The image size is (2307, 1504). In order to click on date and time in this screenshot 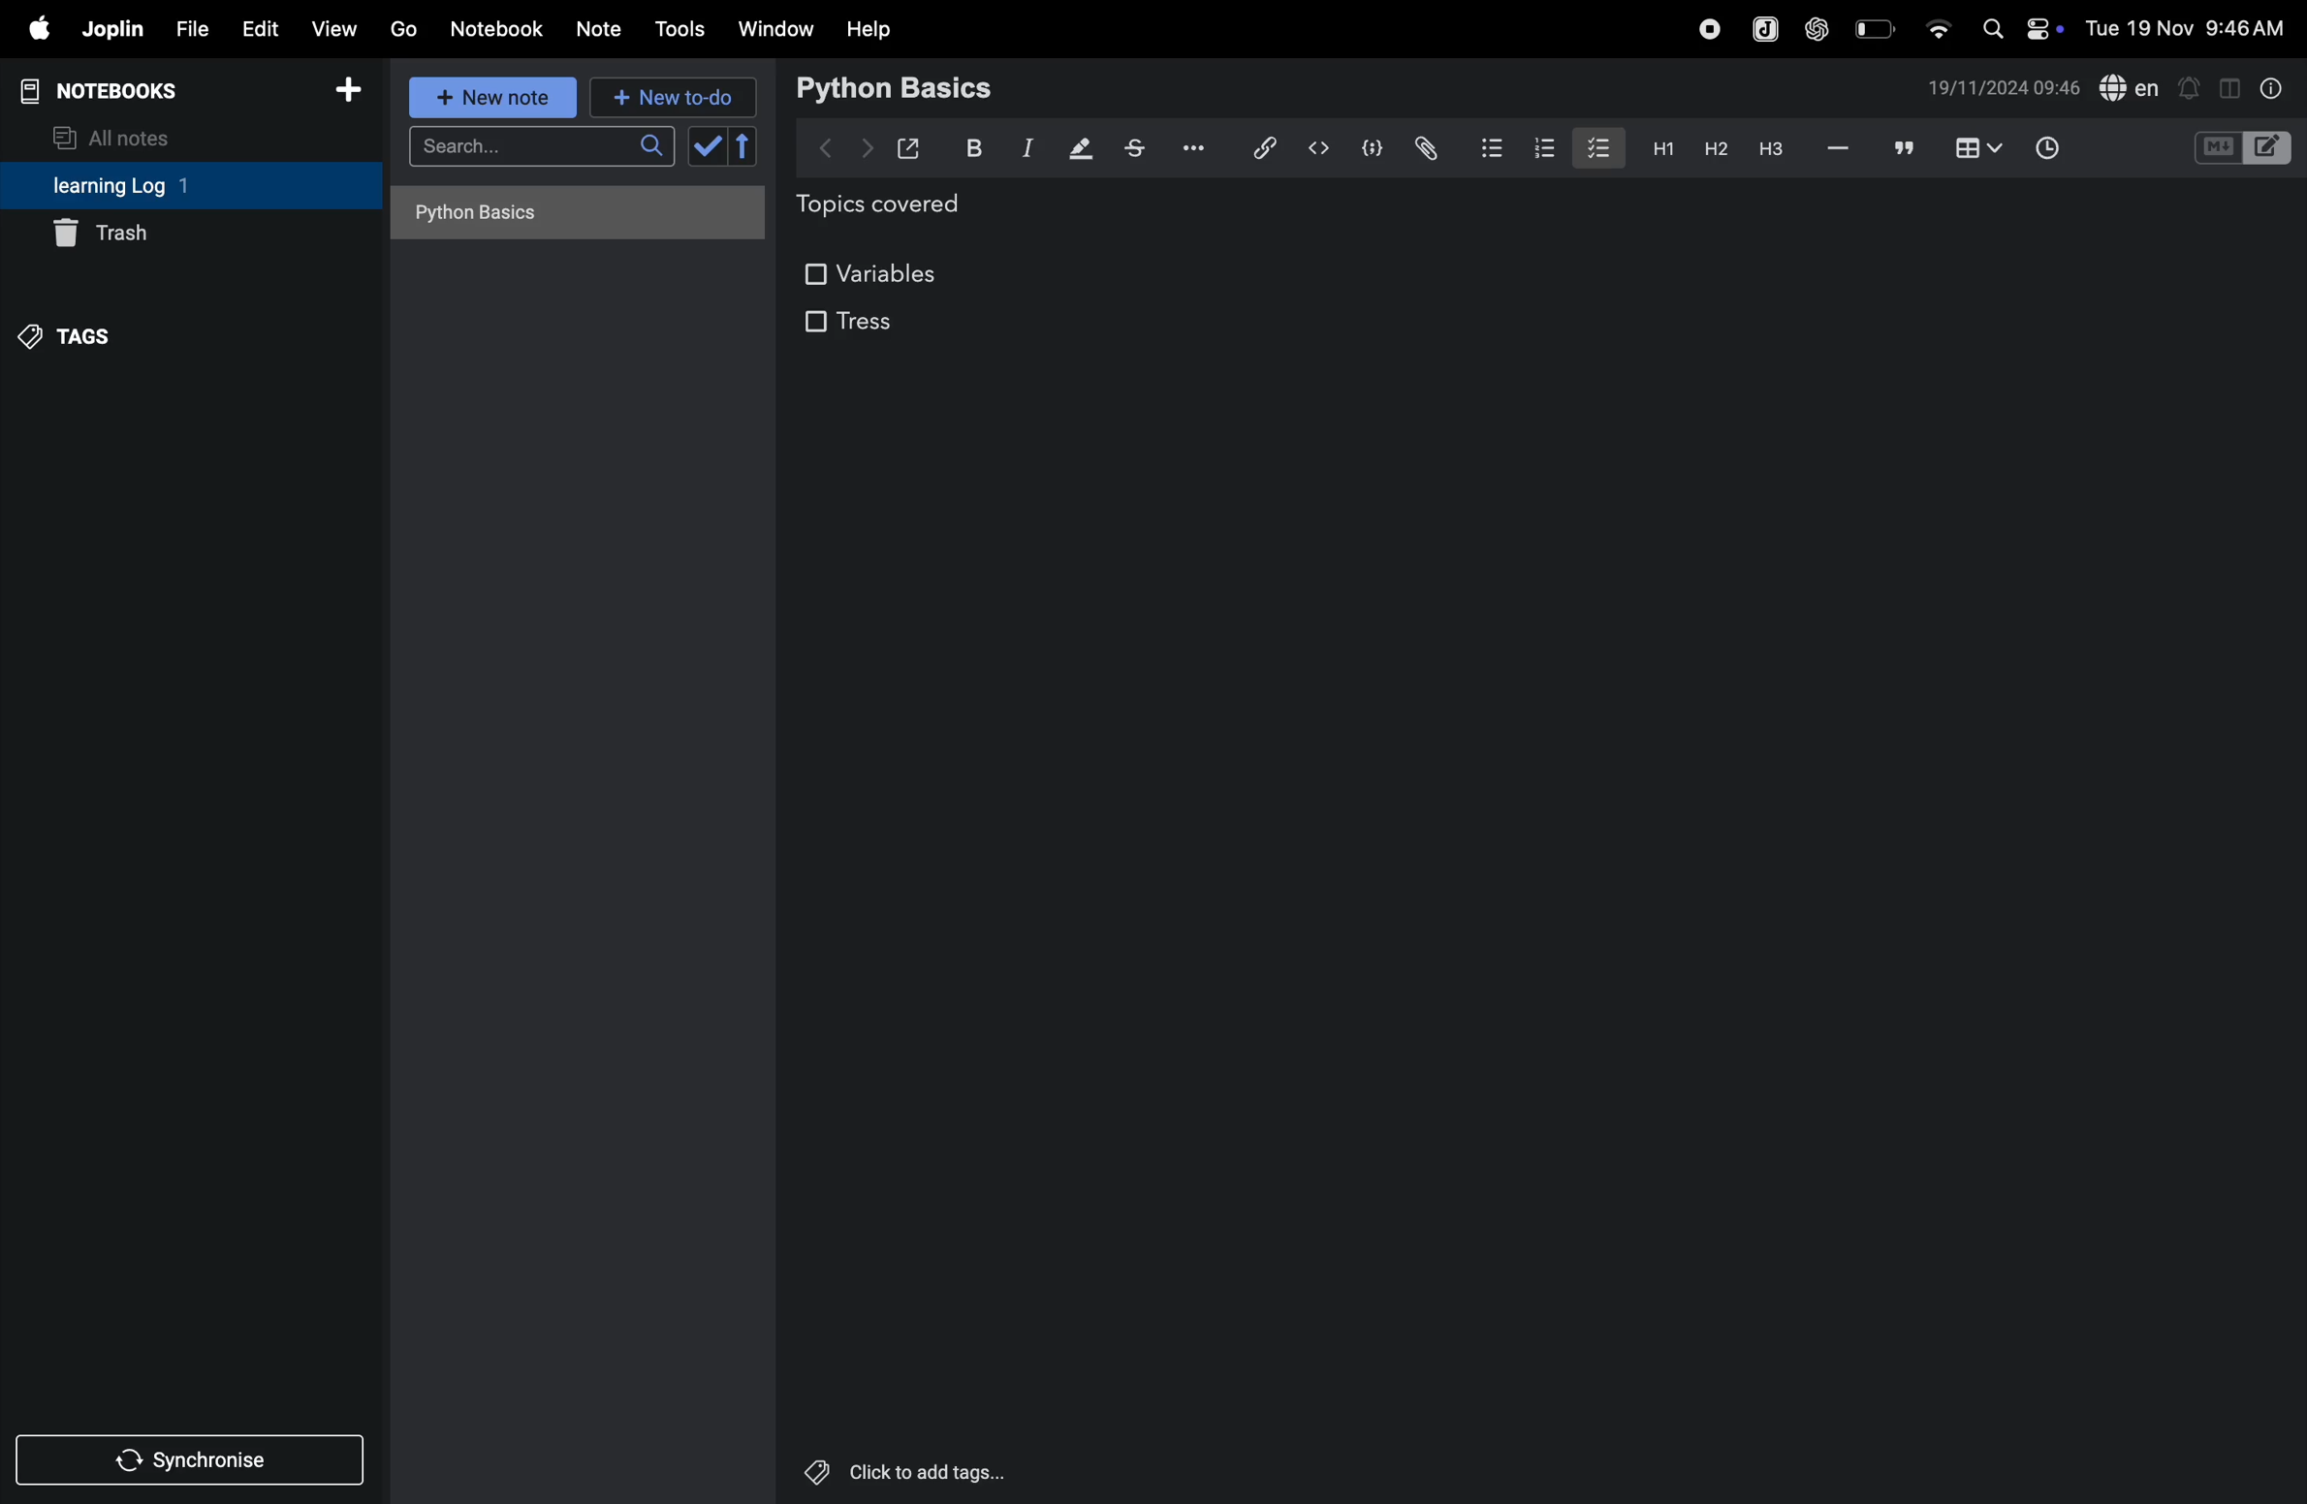, I will do `click(2004, 88)`.